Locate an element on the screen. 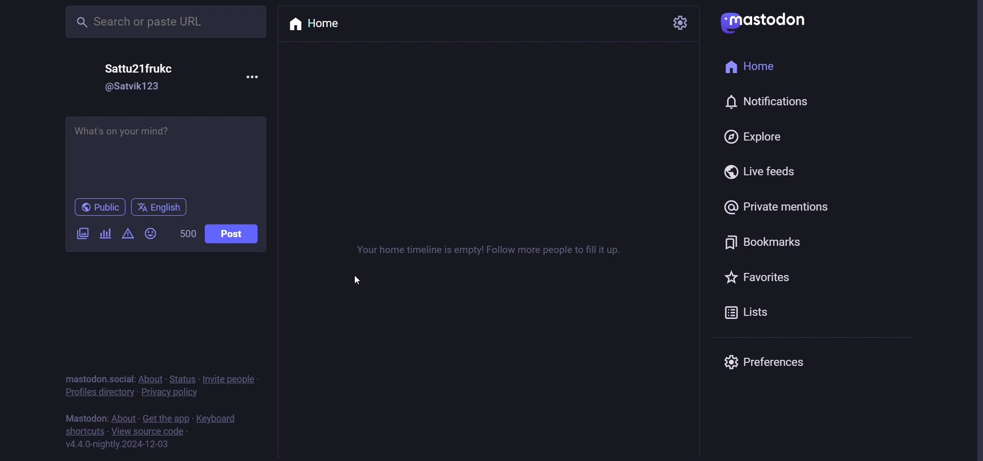  explore is located at coordinates (754, 136).